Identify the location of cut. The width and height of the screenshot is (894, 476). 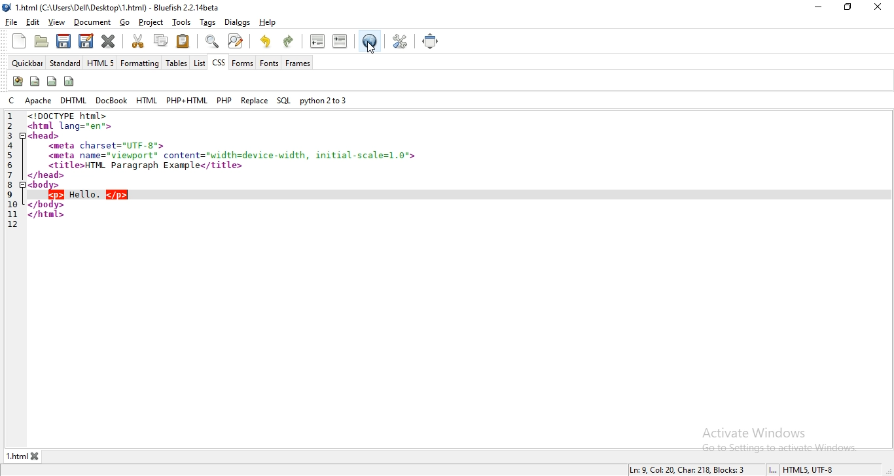
(138, 41).